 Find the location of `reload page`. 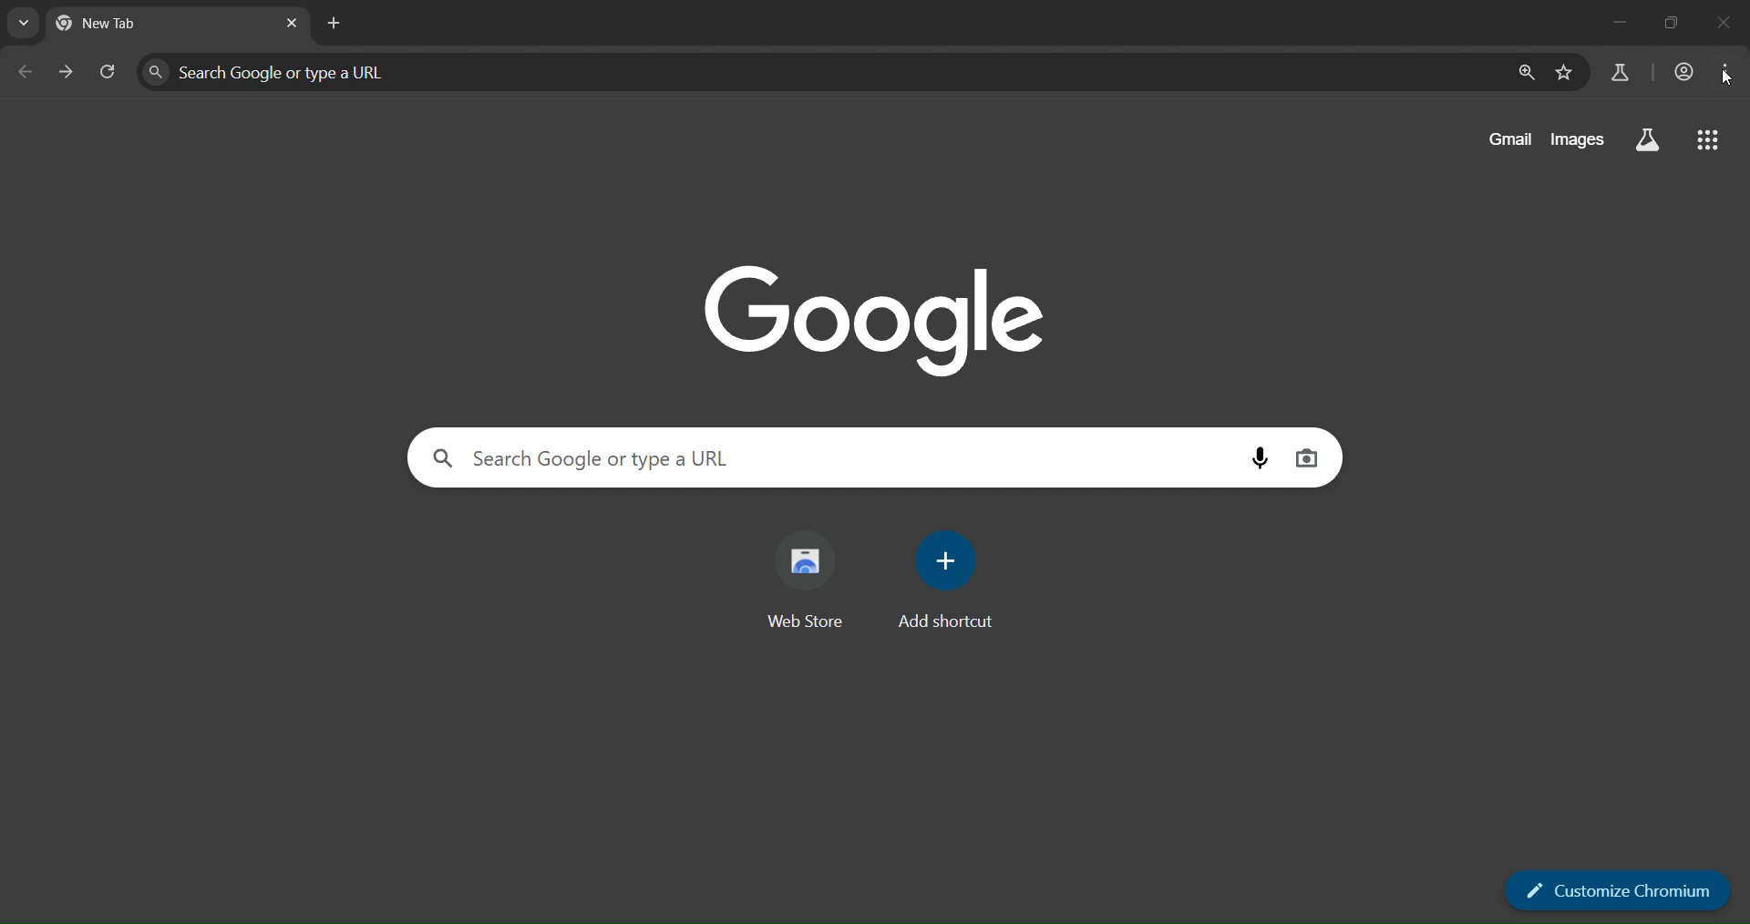

reload page is located at coordinates (110, 75).